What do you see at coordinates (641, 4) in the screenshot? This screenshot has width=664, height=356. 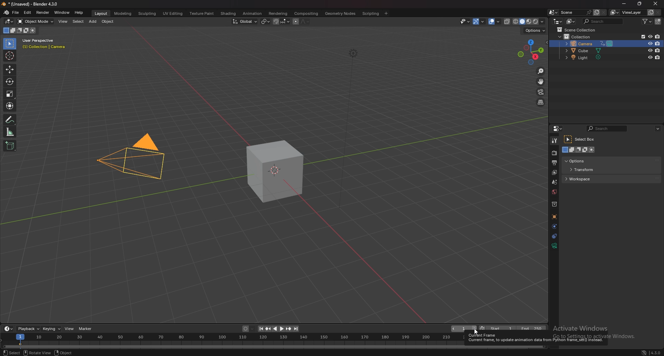 I see `resize` at bounding box center [641, 4].